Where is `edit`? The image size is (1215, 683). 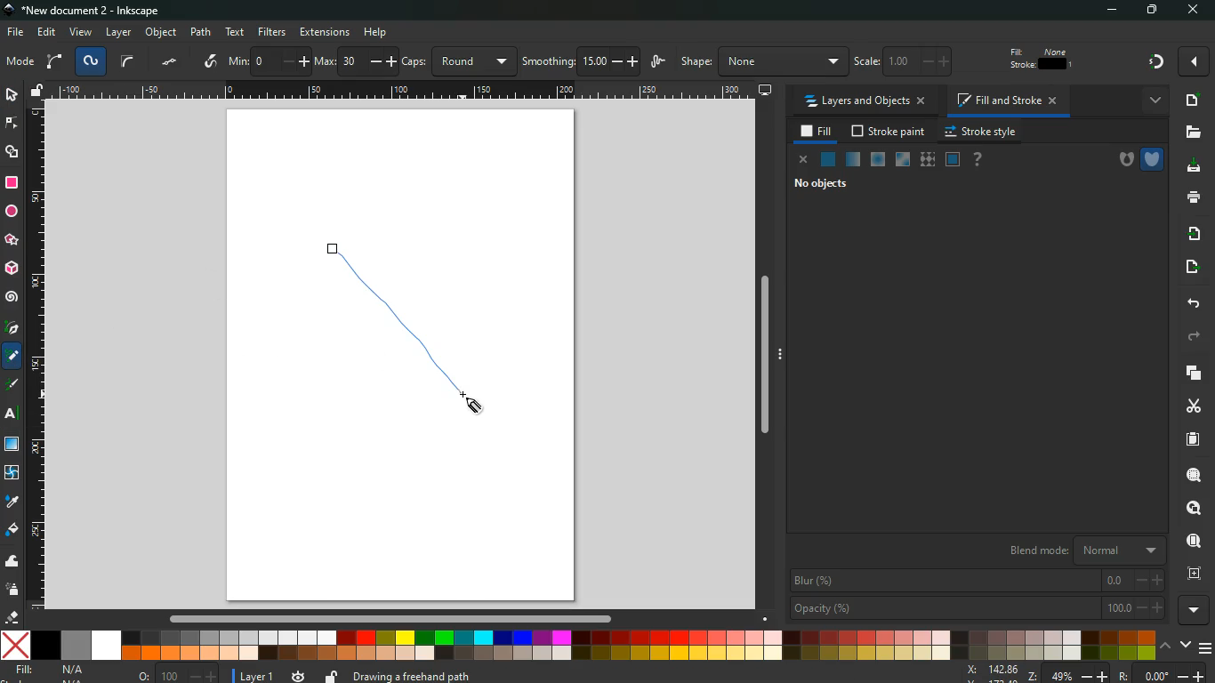
edit is located at coordinates (48, 31).